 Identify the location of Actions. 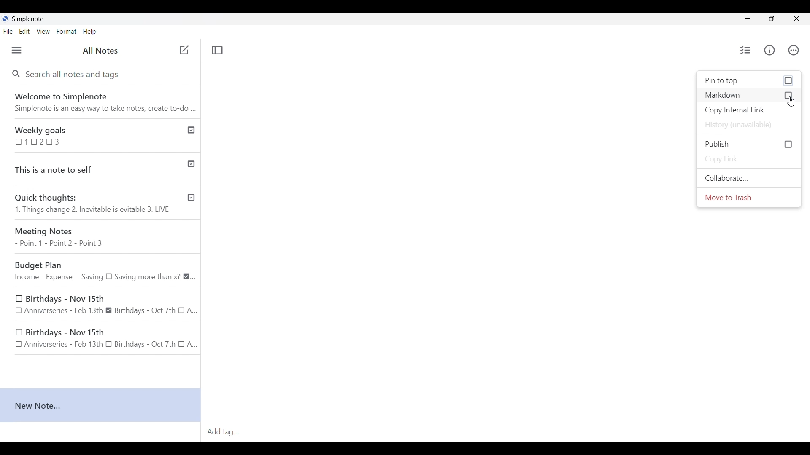
(794, 50).